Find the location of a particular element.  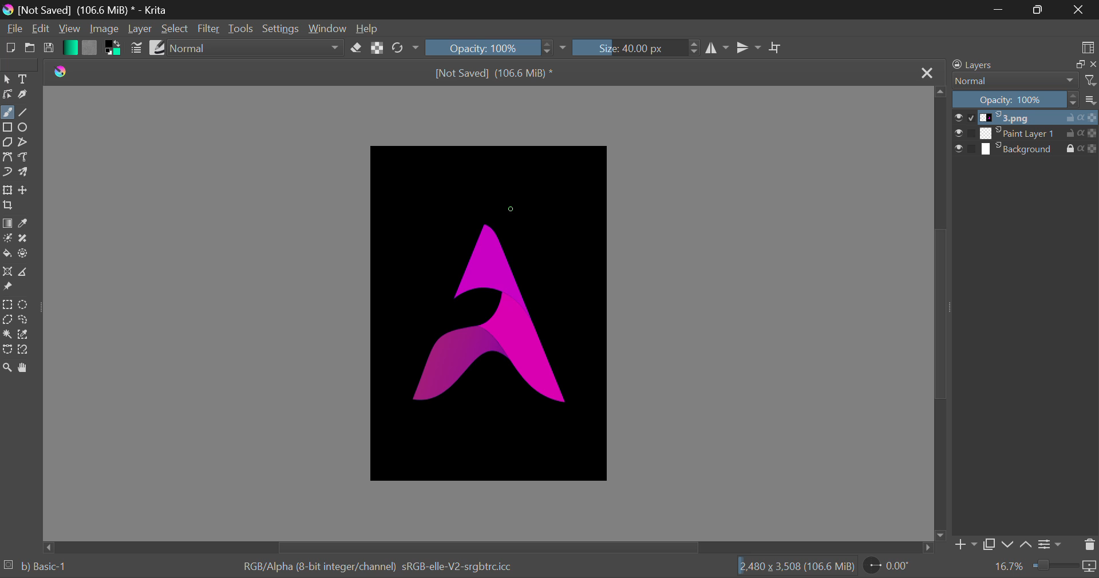

Choose Workspace is located at coordinates (1089, 46).